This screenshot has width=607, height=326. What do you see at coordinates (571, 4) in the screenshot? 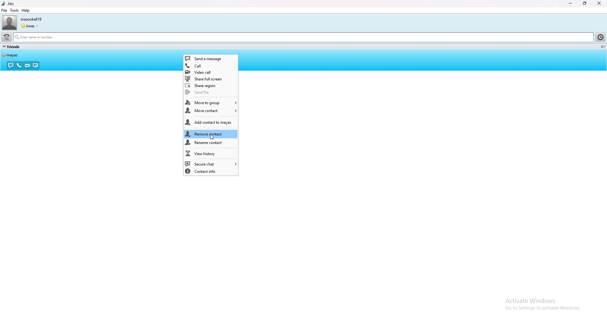
I see `minimize` at bounding box center [571, 4].